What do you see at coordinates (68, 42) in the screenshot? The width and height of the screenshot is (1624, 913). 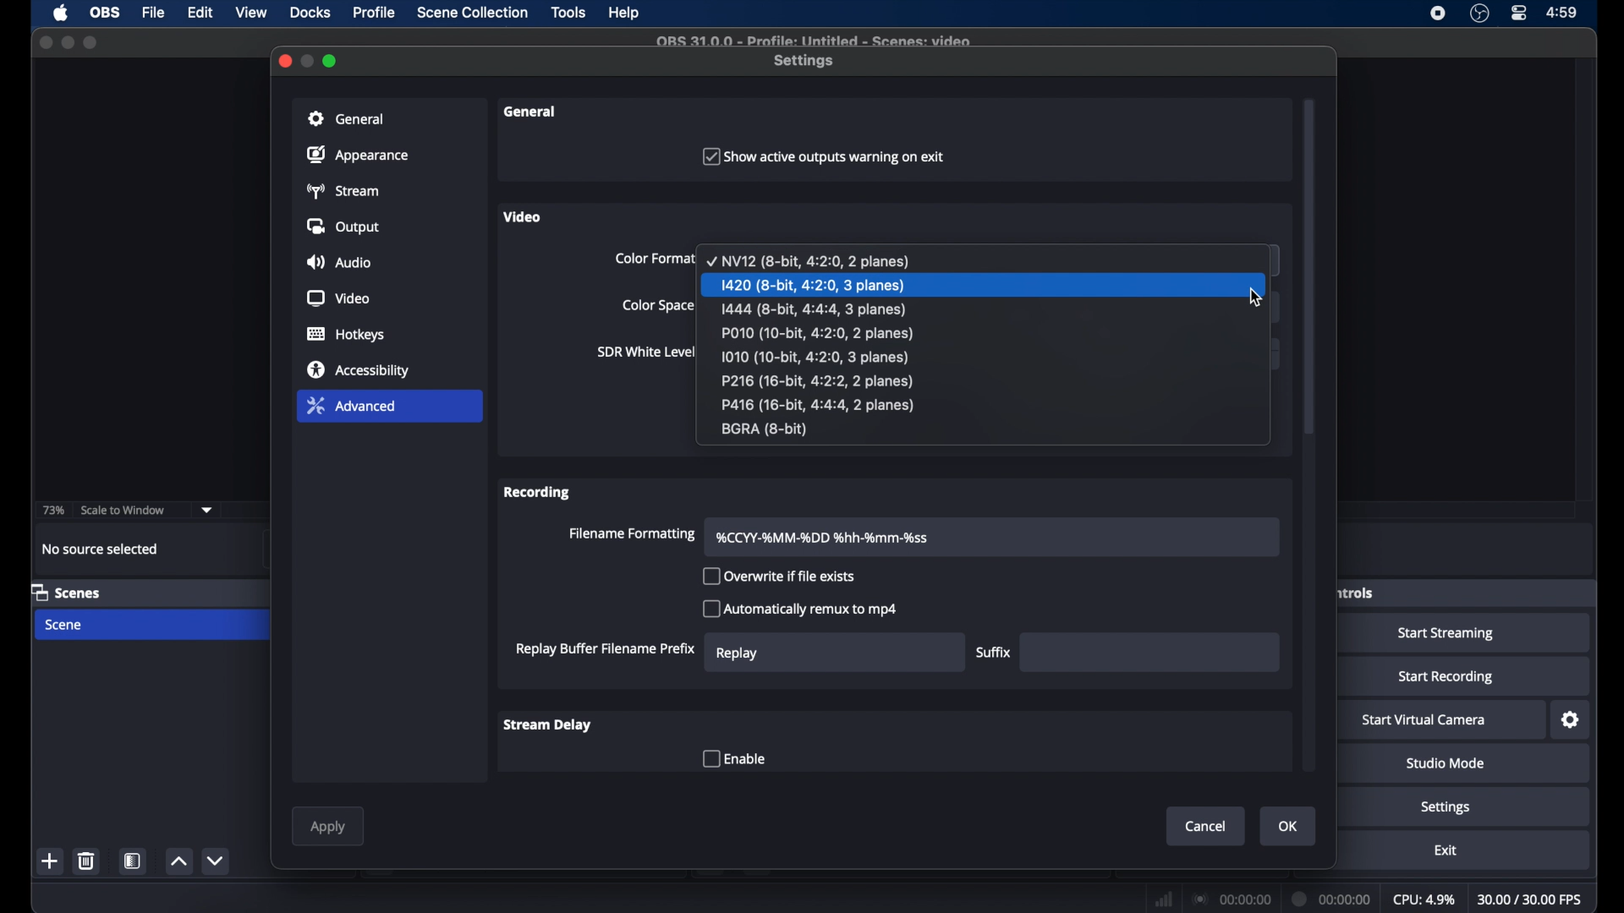 I see `minimize` at bounding box center [68, 42].